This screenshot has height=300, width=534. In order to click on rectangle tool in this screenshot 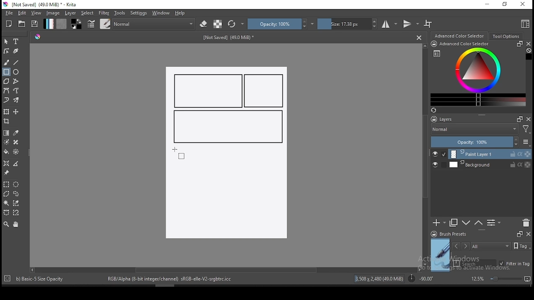, I will do `click(6, 72)`.